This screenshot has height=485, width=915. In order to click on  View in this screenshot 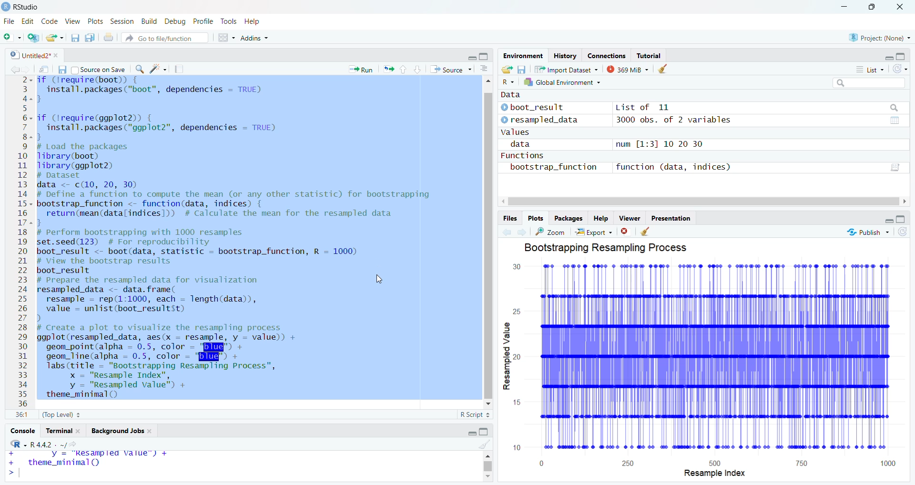, I will do `click(72, 22)`.